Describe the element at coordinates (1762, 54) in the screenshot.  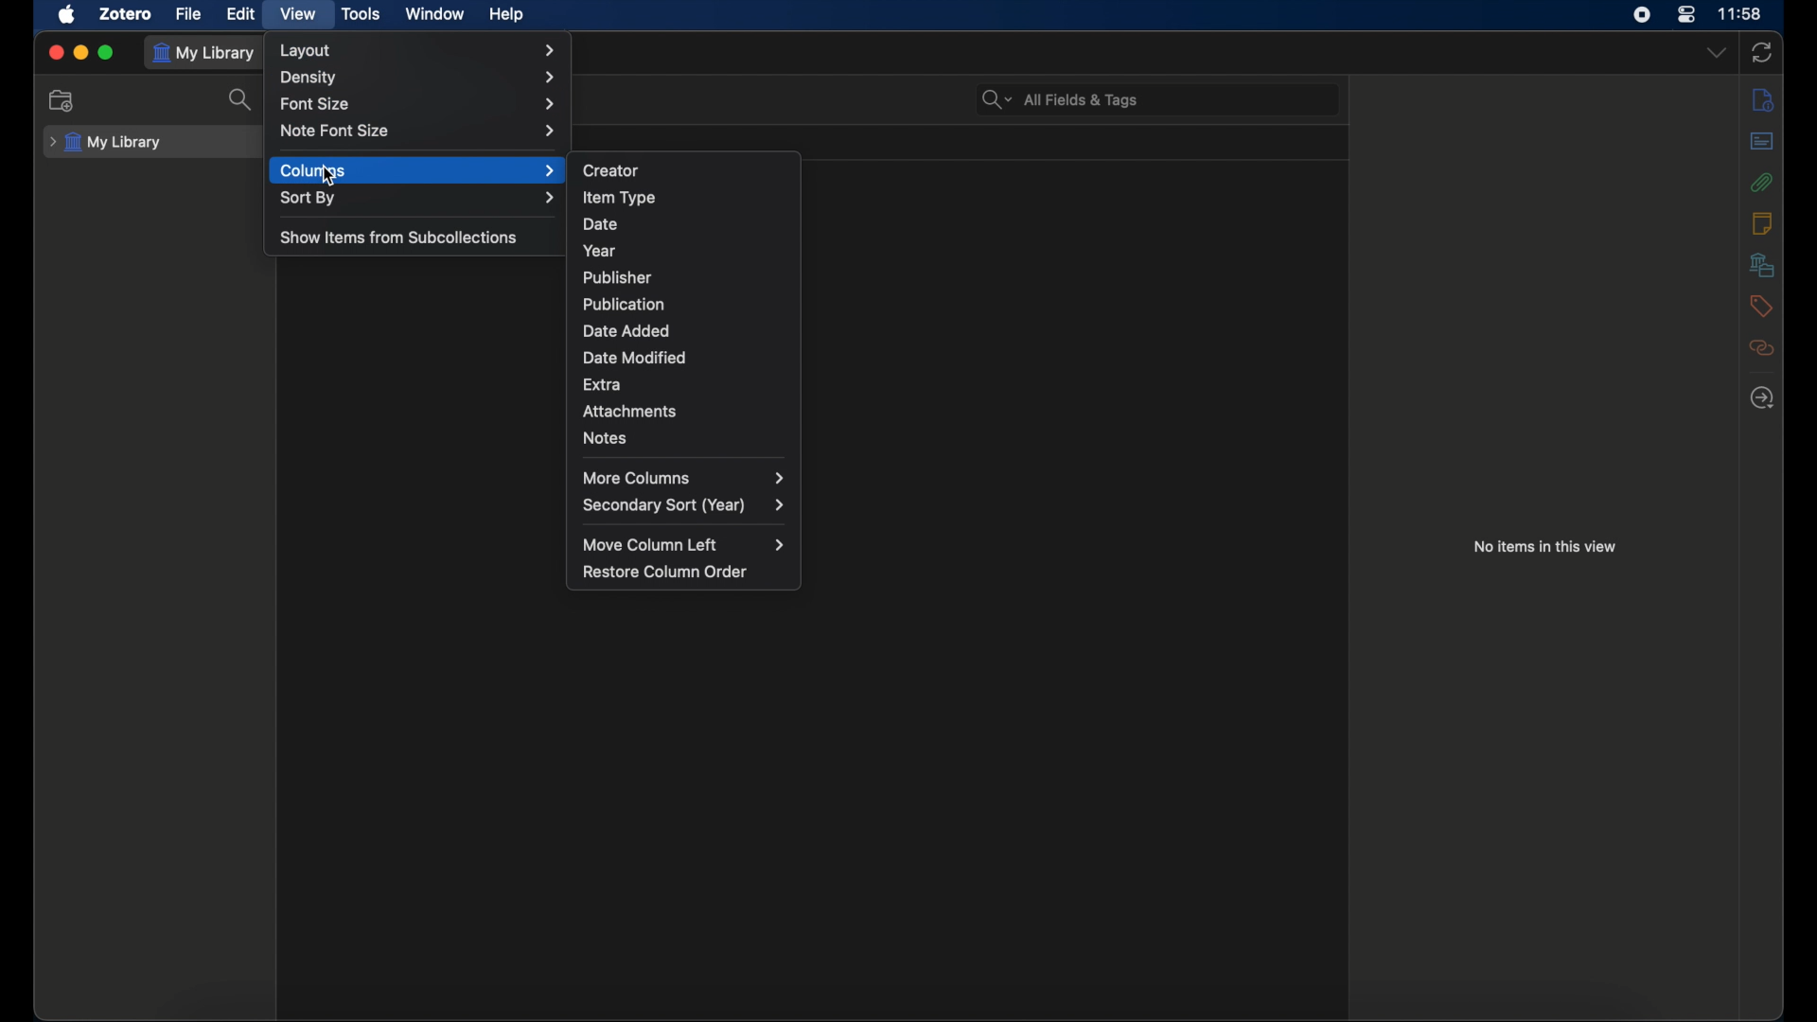
I see `sync` at that location.